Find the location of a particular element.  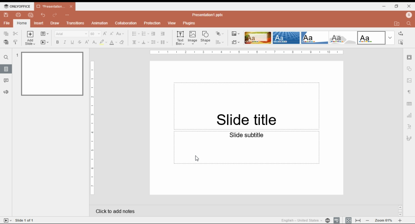

English - United States is located at coordinates (299, 220).